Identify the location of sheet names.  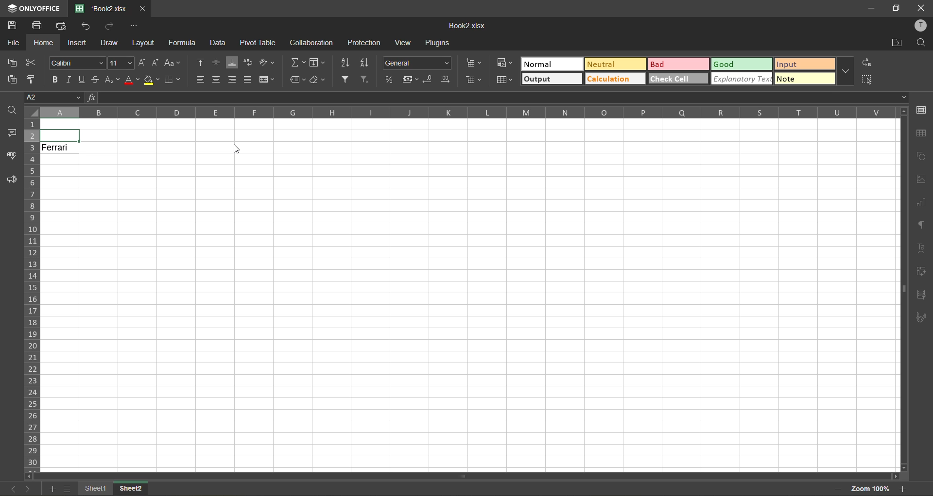
(94, 489).